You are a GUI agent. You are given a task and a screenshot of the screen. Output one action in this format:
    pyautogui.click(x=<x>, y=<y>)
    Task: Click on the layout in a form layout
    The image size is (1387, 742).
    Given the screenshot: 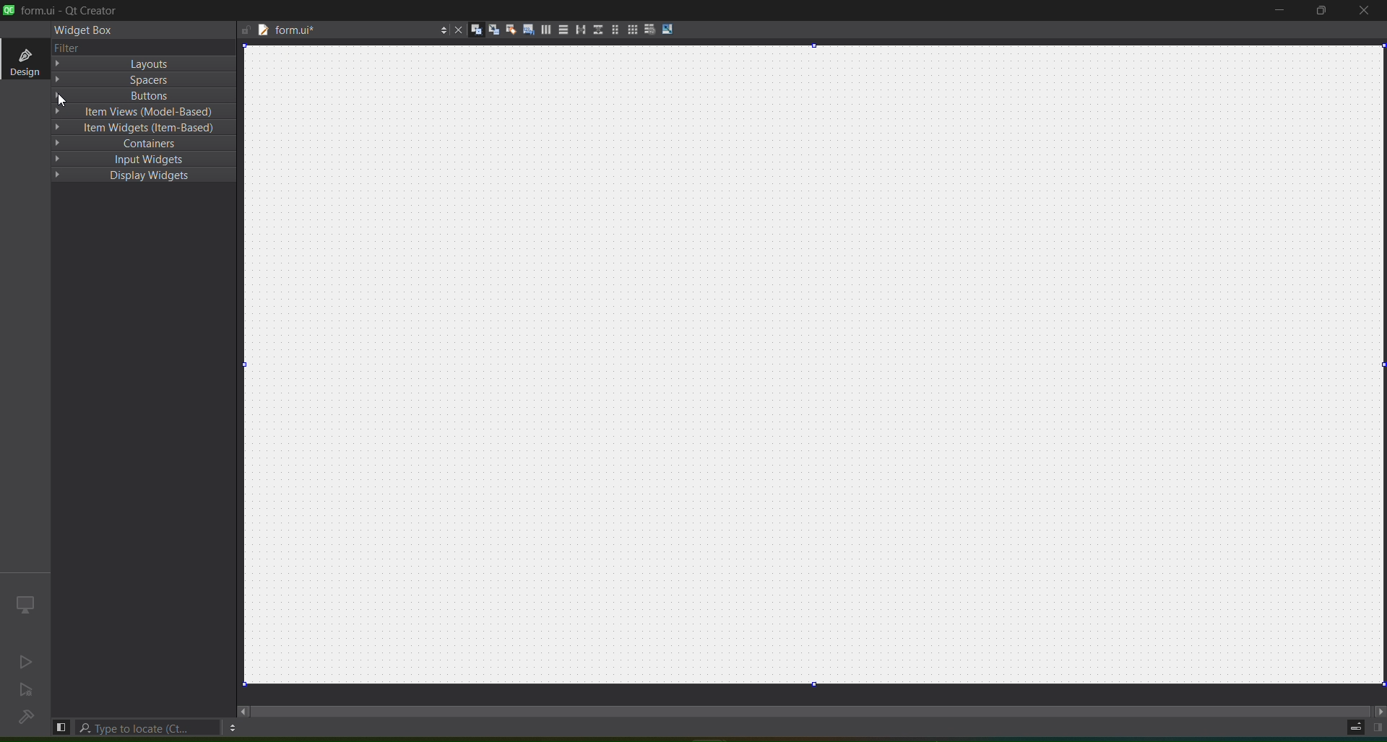 What is the action you would take?
    pyautogui.click(x=614, y=28)
    